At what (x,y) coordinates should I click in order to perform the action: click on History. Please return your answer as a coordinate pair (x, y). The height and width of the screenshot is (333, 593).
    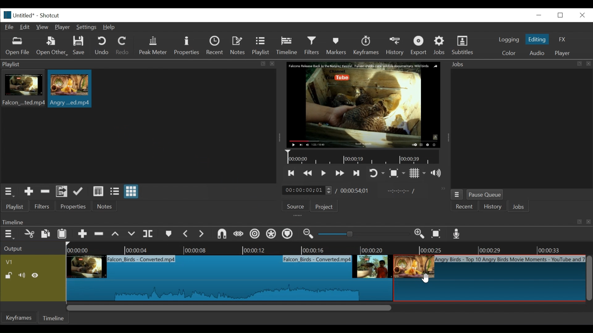
    Looking at the image, I should click on (396, 45).